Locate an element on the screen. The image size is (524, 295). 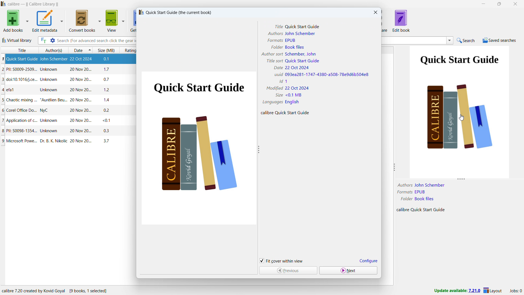
edit metadata options is located at coordinates (62, 20).